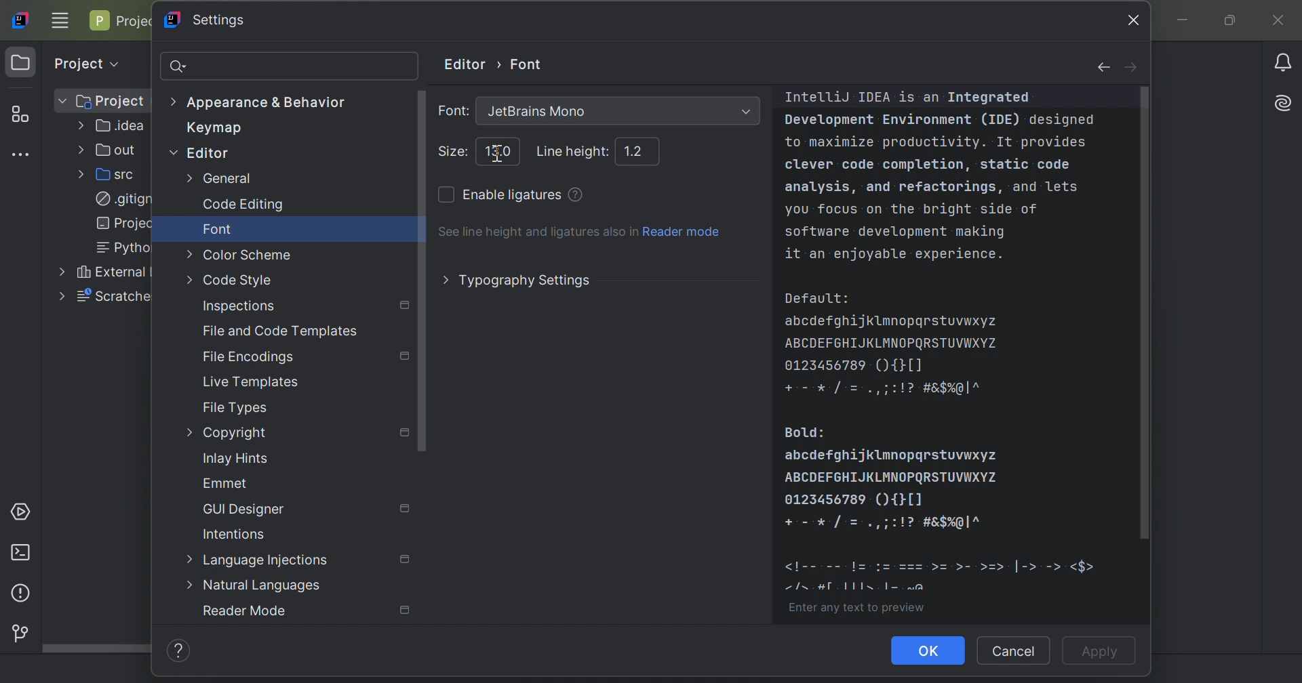 The width and height of the screenshot is (1302, 683). Describe the element at coordinates (234, 533) in the screenshot. I see `Intentions` at that location.